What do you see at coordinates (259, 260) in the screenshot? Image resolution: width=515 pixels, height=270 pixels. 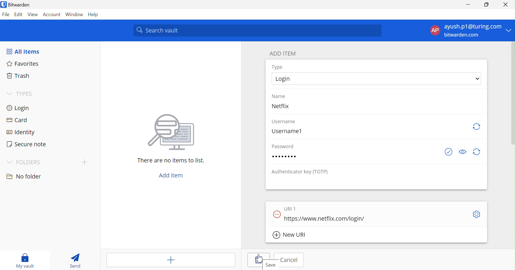 I see `Save` at bounding box center [259, 260].